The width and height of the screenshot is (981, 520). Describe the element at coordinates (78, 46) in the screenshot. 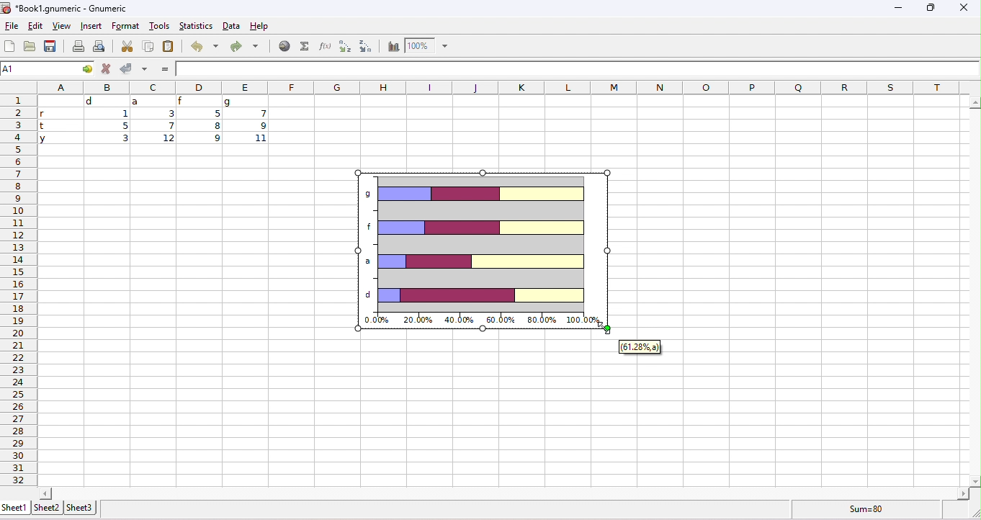

I see `print` at that location.